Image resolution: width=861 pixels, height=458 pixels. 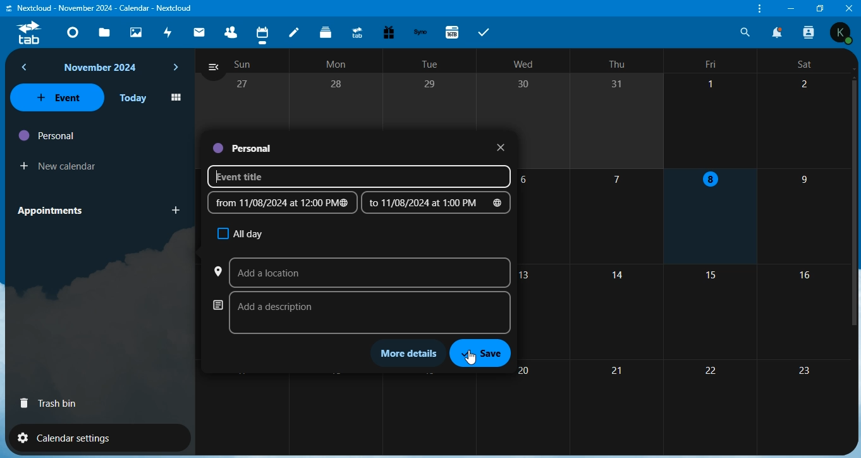 What do you see at coordinates (211, 66) in the screenshot?
I see `view` at bounding box center [211, 66].